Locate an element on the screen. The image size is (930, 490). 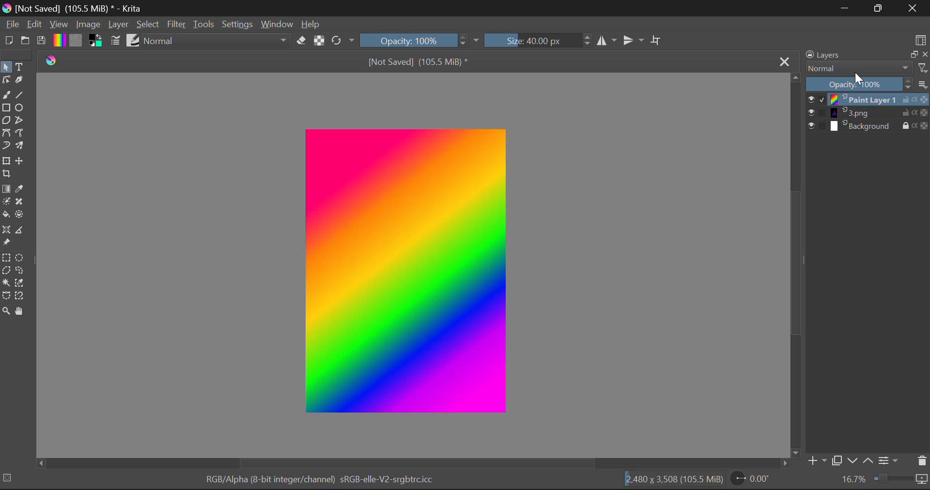
Open is located at coordinates (27, 40).